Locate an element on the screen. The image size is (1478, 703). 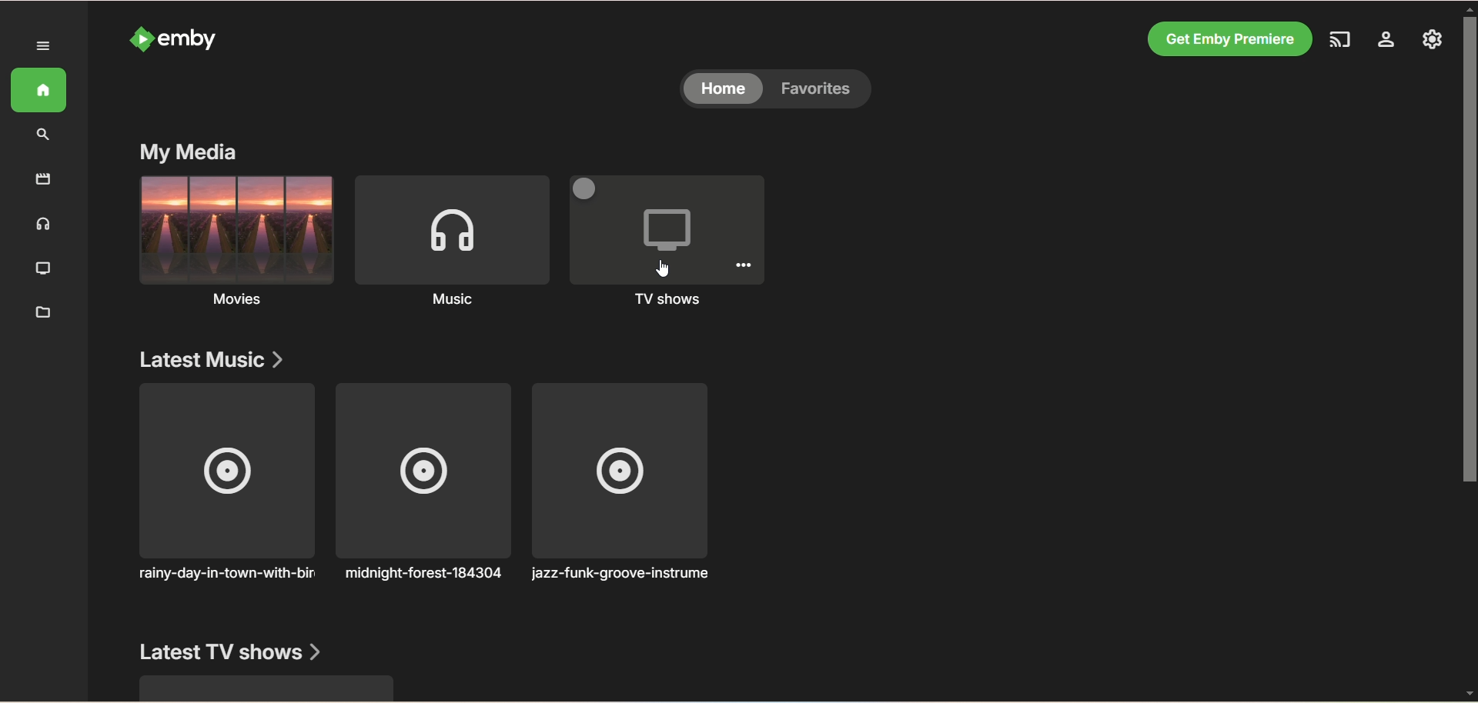
settings is located at coordinates (1388, 42).